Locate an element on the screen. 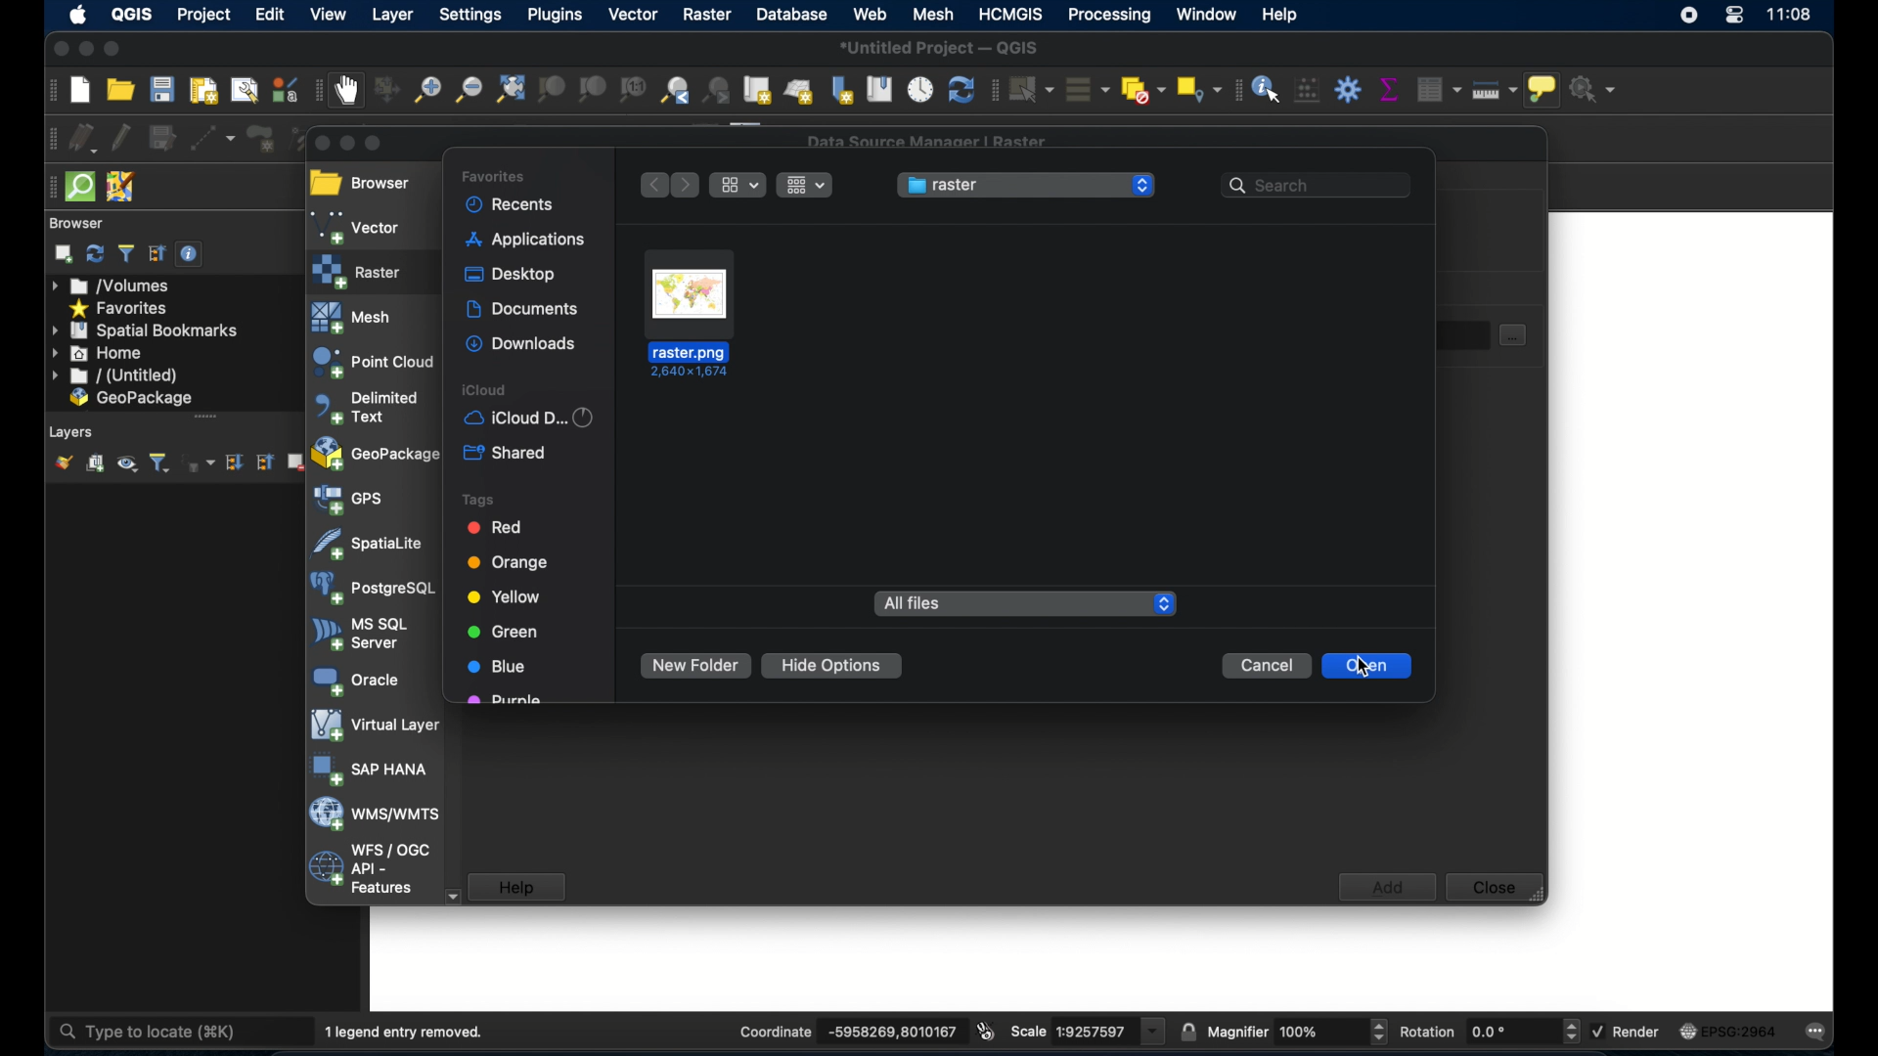 The width and height of the screenshot is (1878, 1056). create new project is located at coordinates (79, 90).